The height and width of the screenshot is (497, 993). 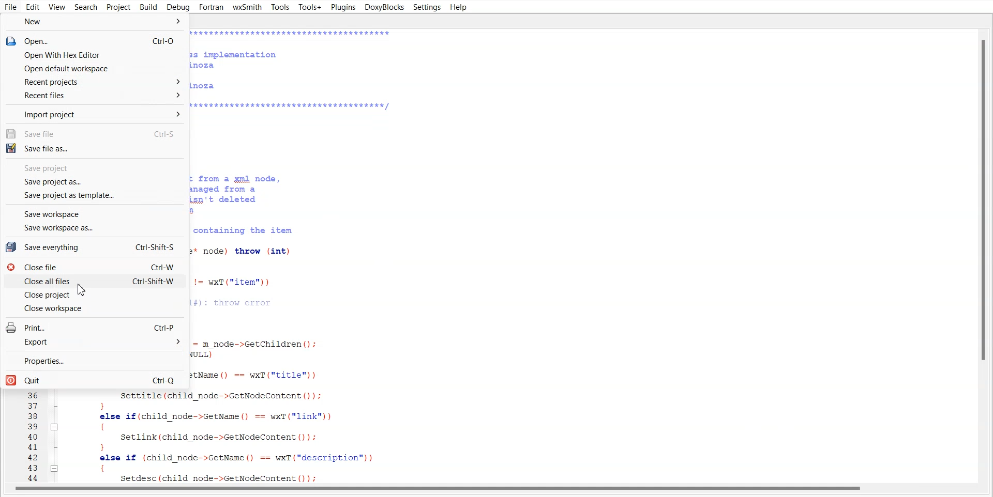 I want to click on File, so click(x=11, y=7).